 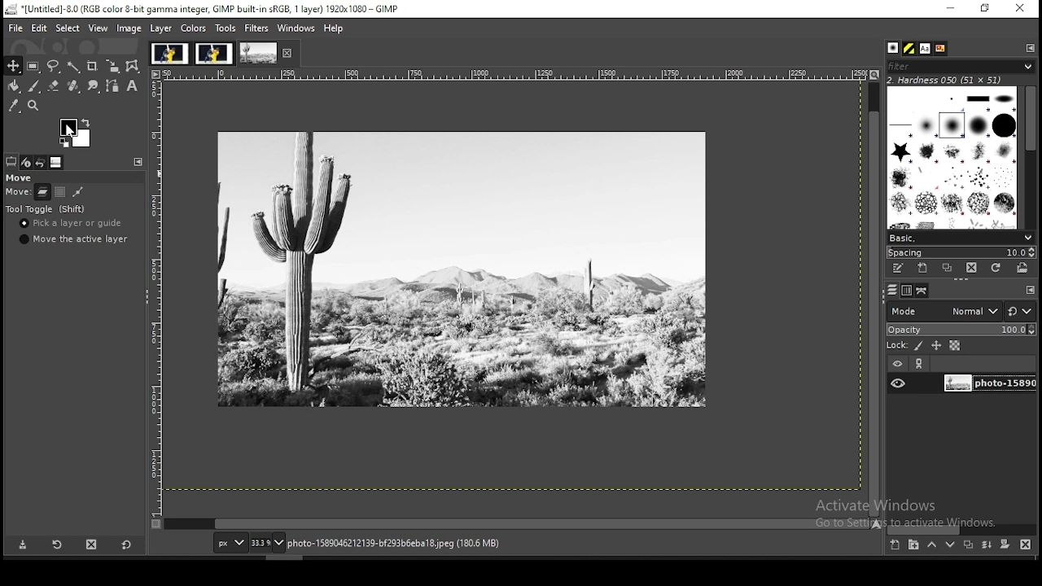 What do you see at coordinates (18, 177) in the screenshot?
I see `move` at bounding box center [18, 177].